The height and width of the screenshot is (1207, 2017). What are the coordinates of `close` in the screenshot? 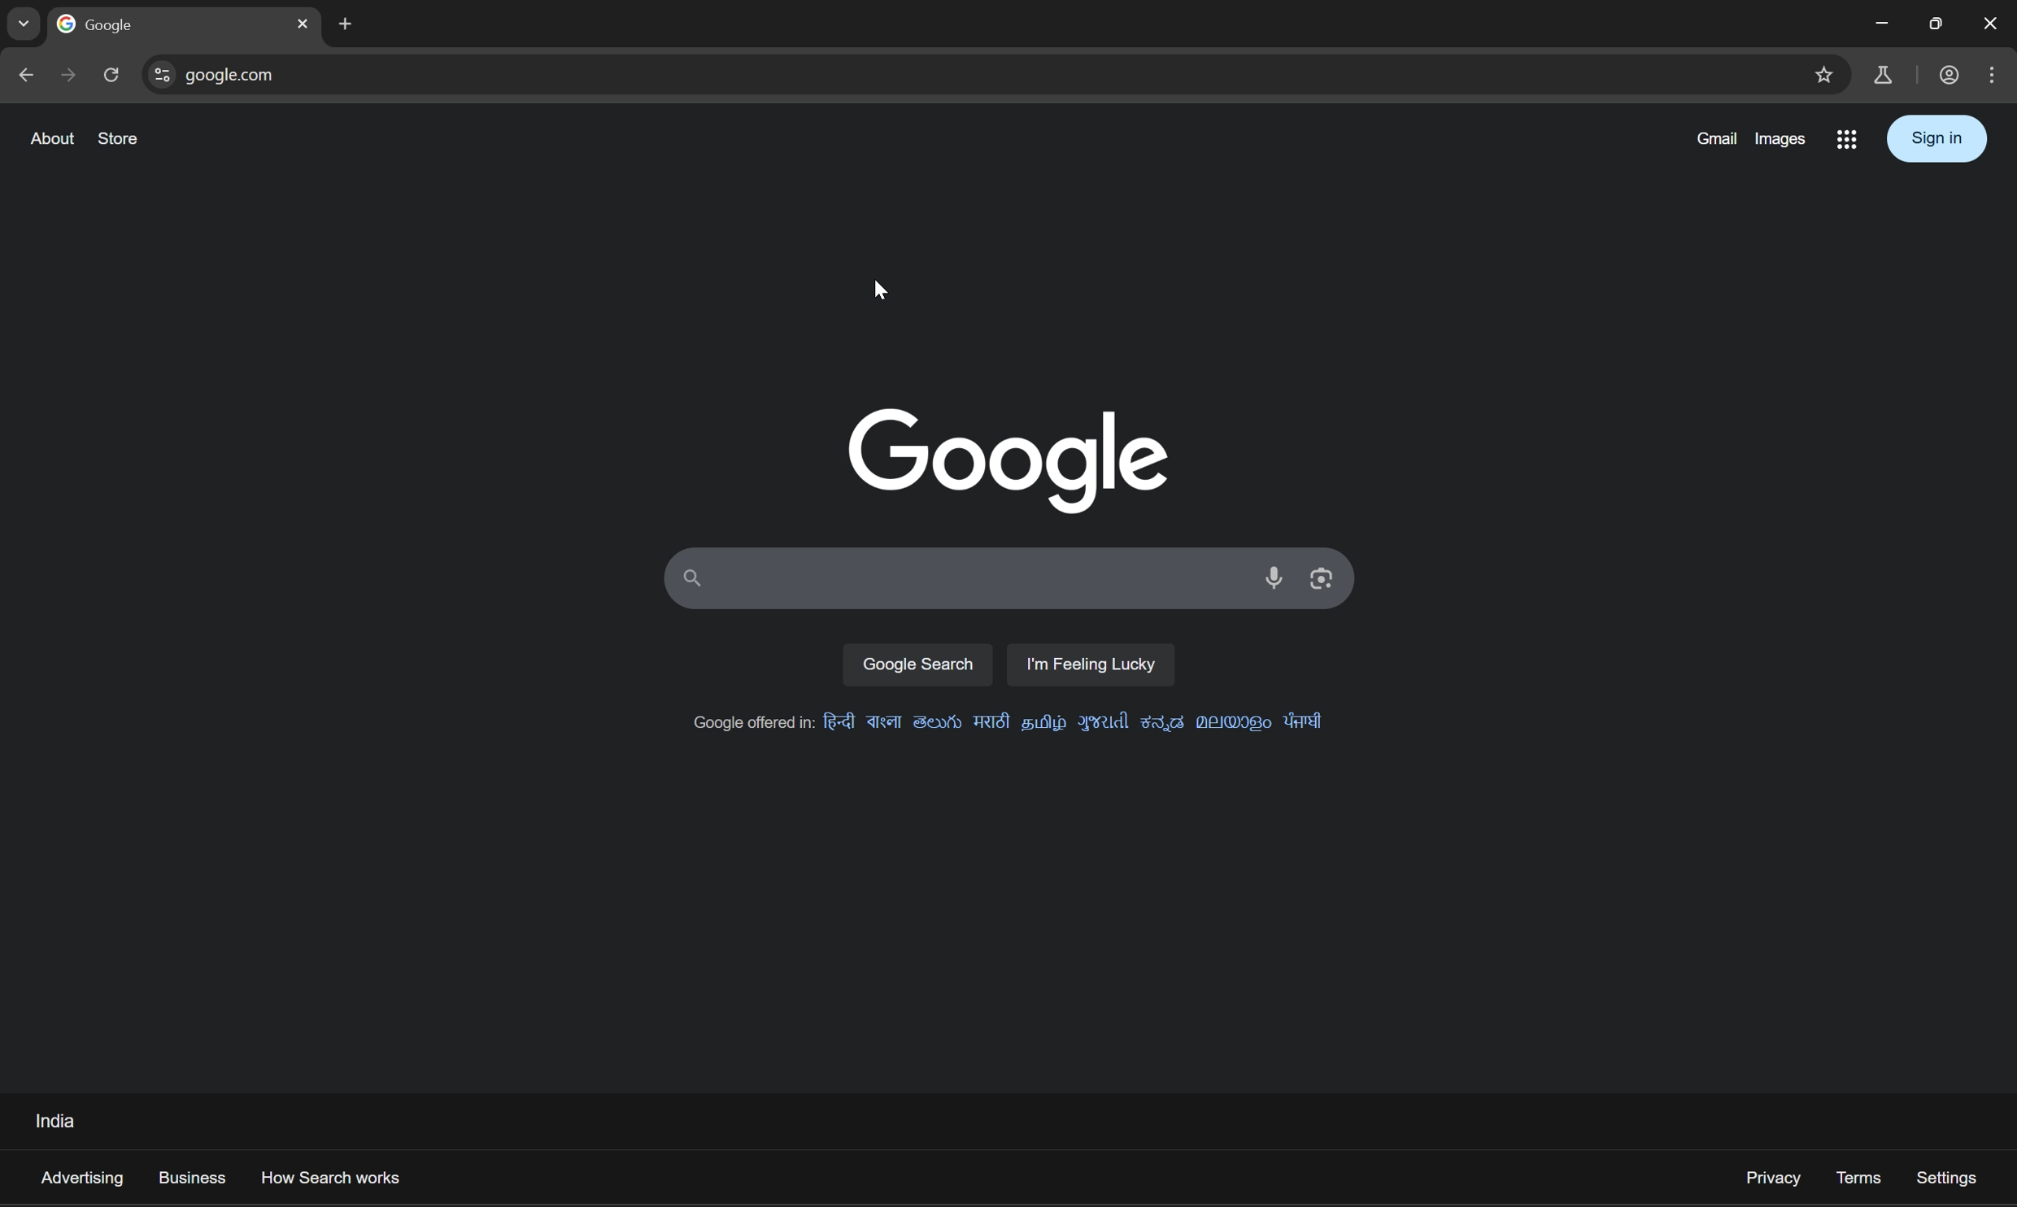 It's located at (300, 24).